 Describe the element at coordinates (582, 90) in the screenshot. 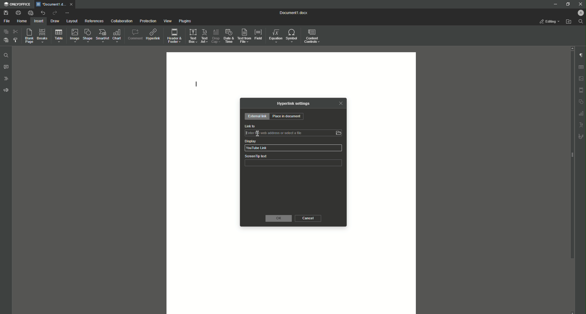

I see `Header & footer settings` at that location.